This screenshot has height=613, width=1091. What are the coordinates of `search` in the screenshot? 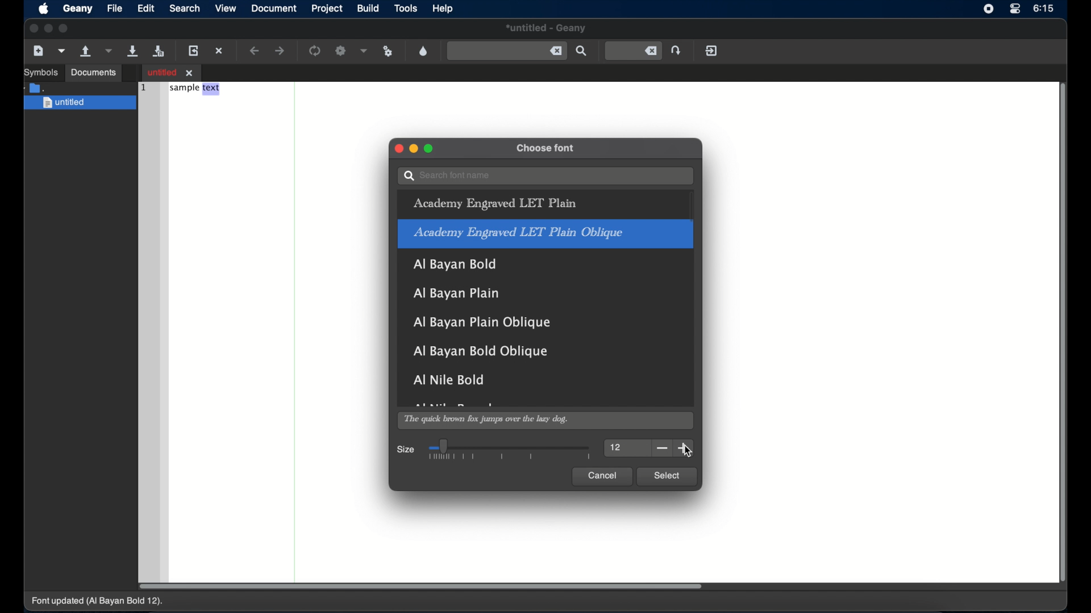 It's located at (185, 8).